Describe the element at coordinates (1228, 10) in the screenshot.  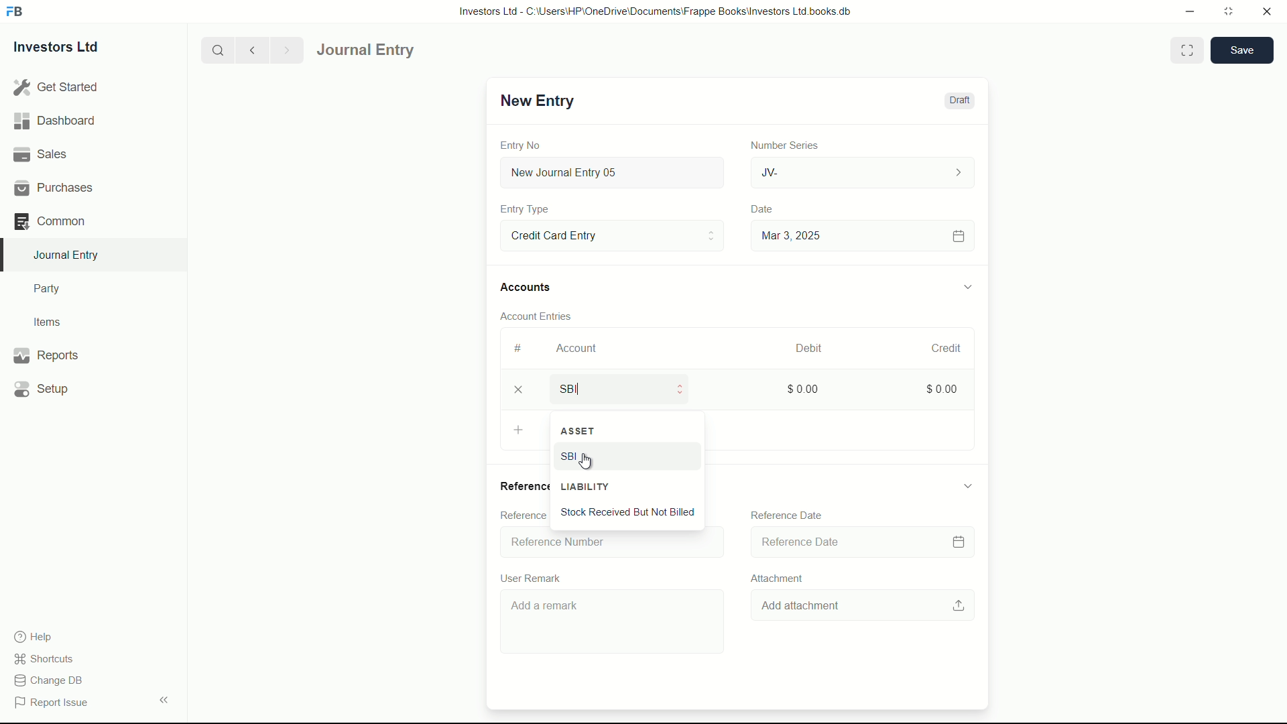
I see `maximize` at that location.